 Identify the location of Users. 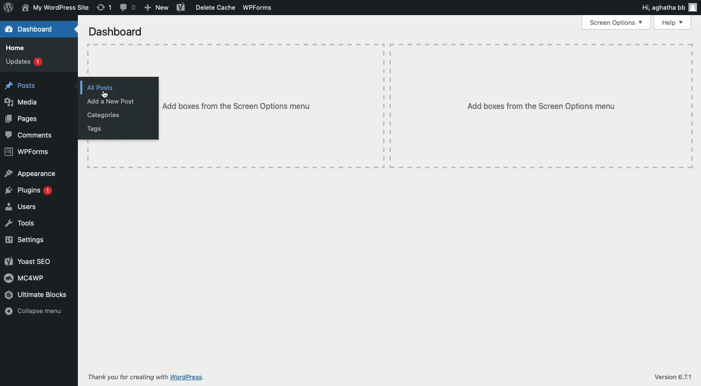
(23, 208).